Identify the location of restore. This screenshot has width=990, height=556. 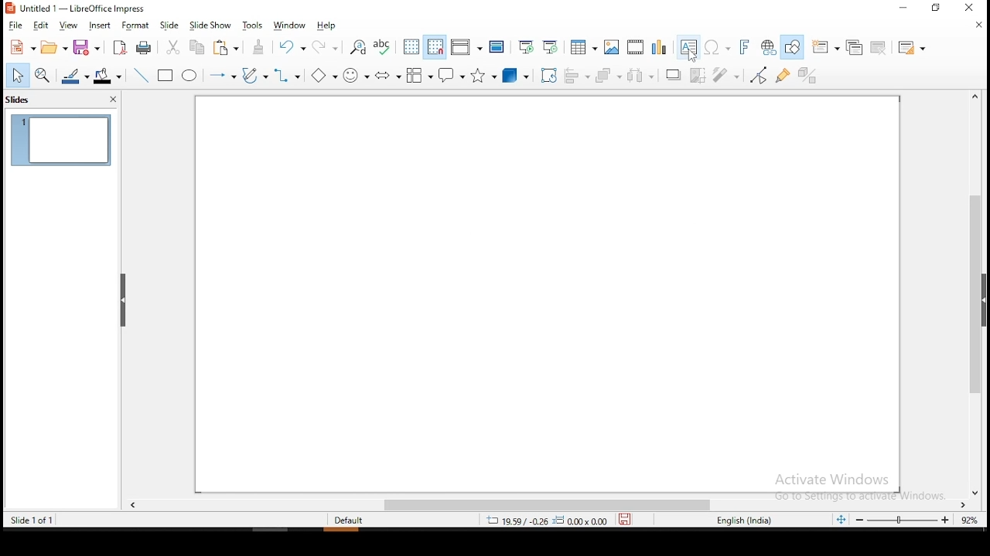
(934, 8).